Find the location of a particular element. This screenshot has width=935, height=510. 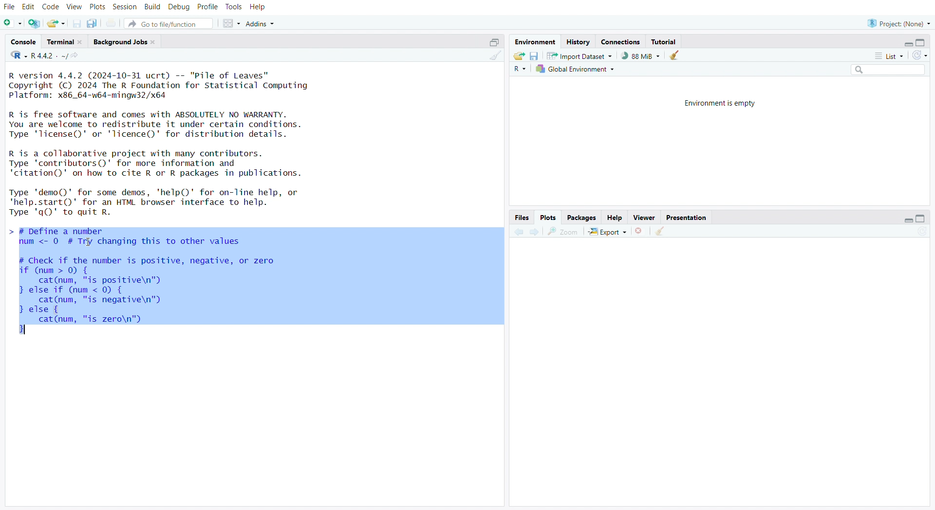

list is located at coordinates (888, 56).